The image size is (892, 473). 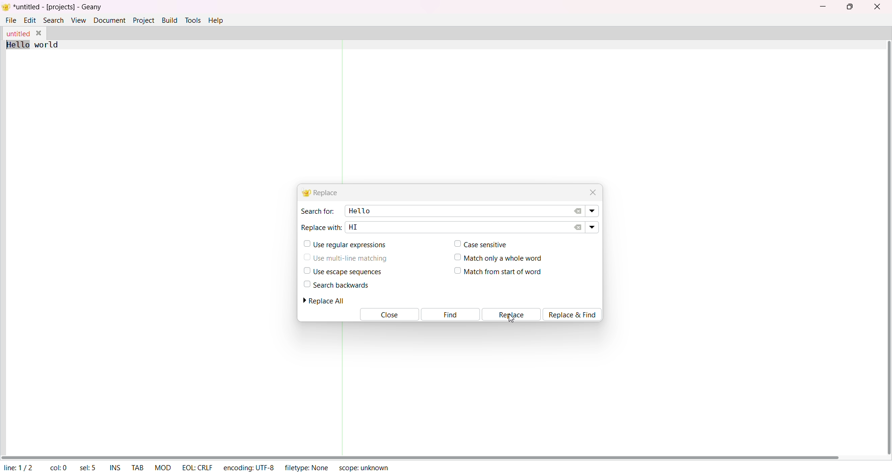 I want to click on horizontal scroll bar, so click(x=422, y=456).